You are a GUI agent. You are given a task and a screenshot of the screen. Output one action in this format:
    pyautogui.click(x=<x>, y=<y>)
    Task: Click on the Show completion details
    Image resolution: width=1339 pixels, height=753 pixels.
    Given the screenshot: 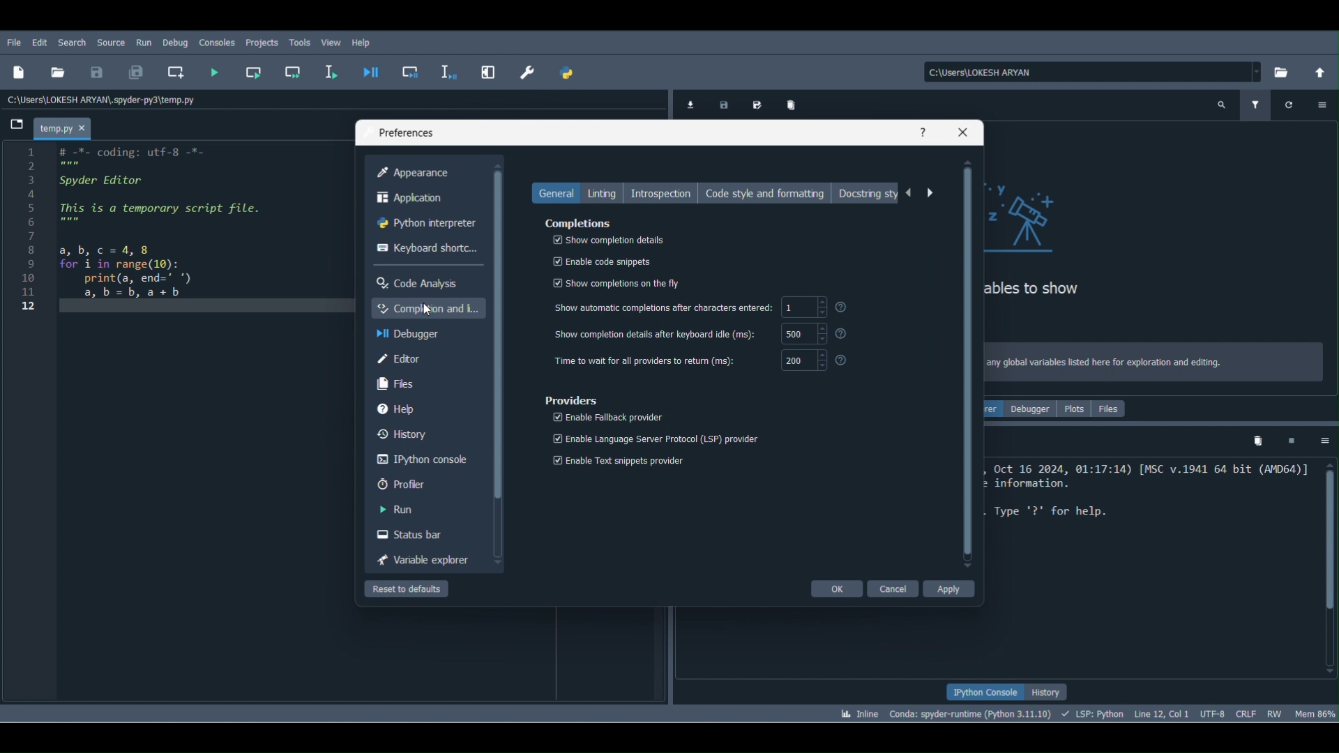 What is the action you would take?
    pyautogui.click(x=710, y=334)
    